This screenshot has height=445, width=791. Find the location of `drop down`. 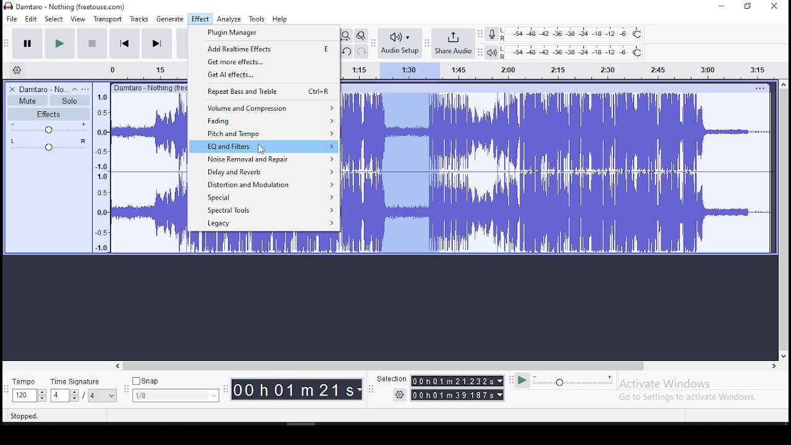

drop down is located at coordinates (112, 396).